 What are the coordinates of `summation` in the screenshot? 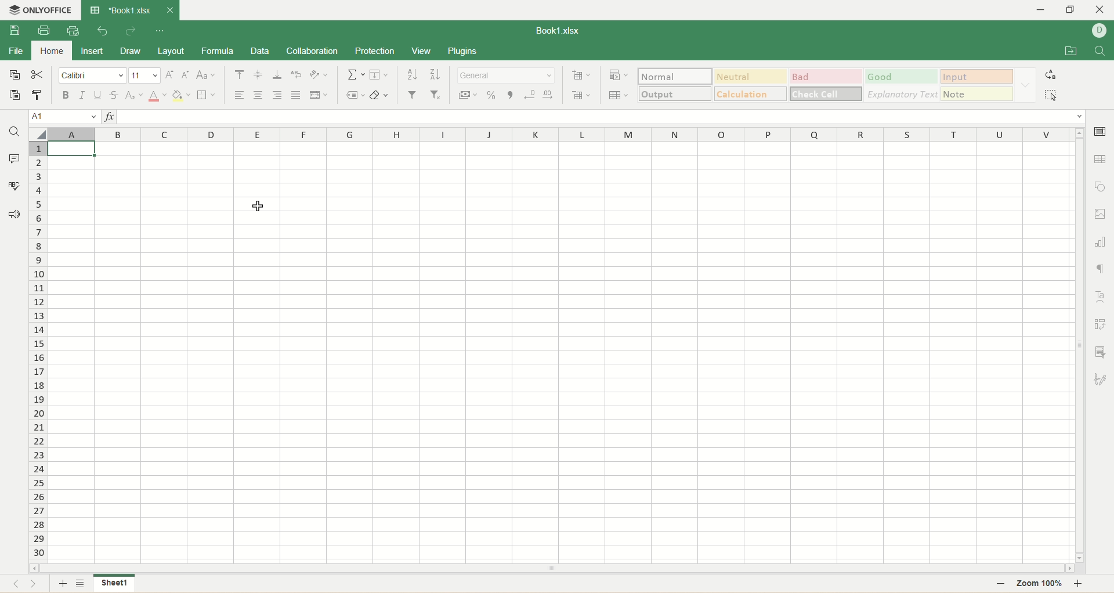 It's located at (357, 74).